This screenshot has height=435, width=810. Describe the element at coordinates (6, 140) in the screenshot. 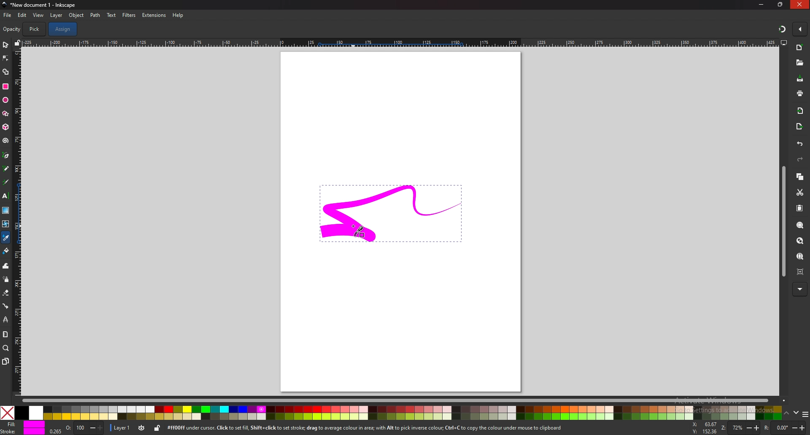

I see `spiral` at that location.